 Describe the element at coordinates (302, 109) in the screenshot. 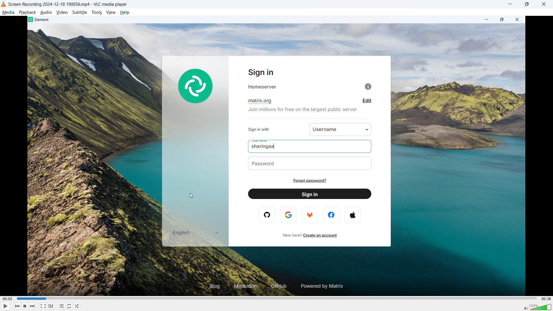

I see `Join millions for free on the largest public server` at that location.